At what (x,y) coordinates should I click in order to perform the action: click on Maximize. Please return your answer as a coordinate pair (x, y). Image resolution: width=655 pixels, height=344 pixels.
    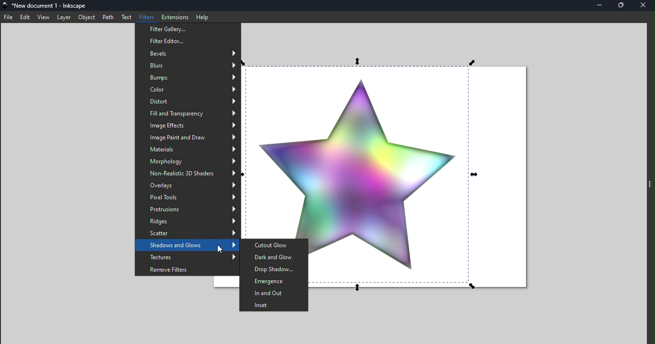
    Looking at the image, I should click on (620, 6).